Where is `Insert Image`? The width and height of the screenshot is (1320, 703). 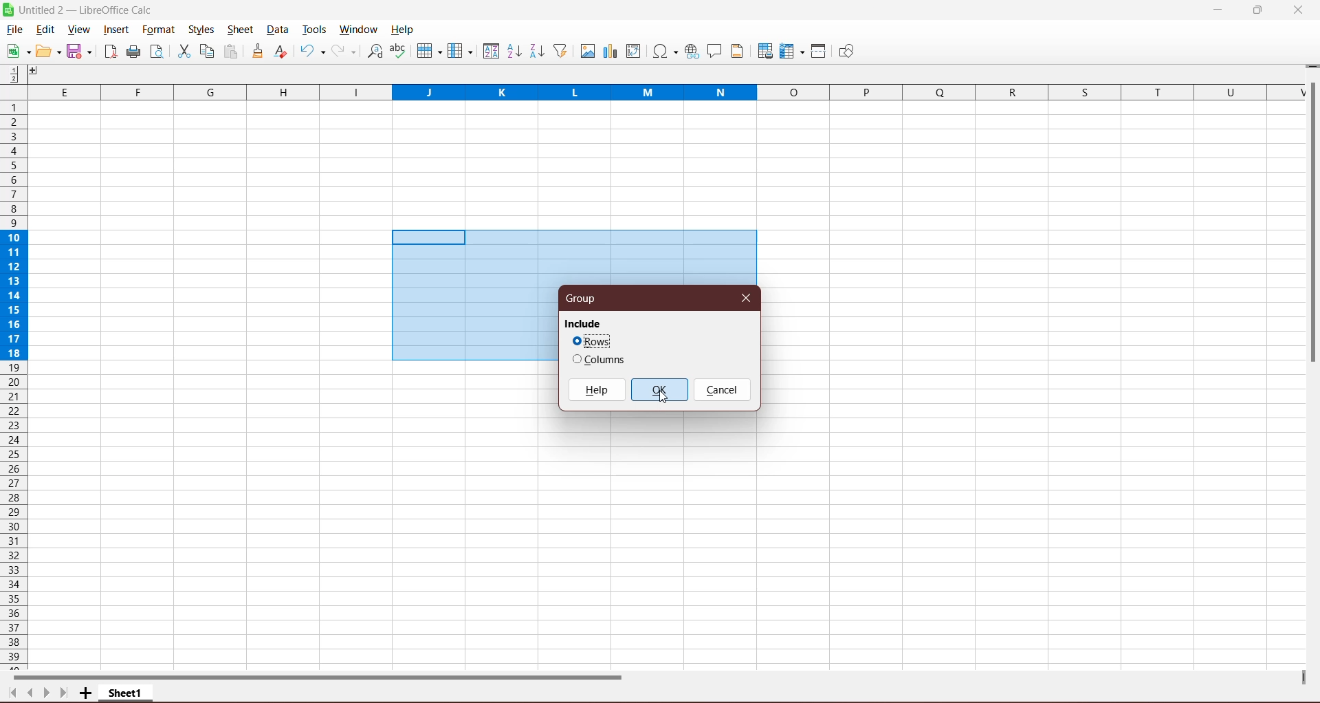 Insert Image is located at coordinates (586, 52).